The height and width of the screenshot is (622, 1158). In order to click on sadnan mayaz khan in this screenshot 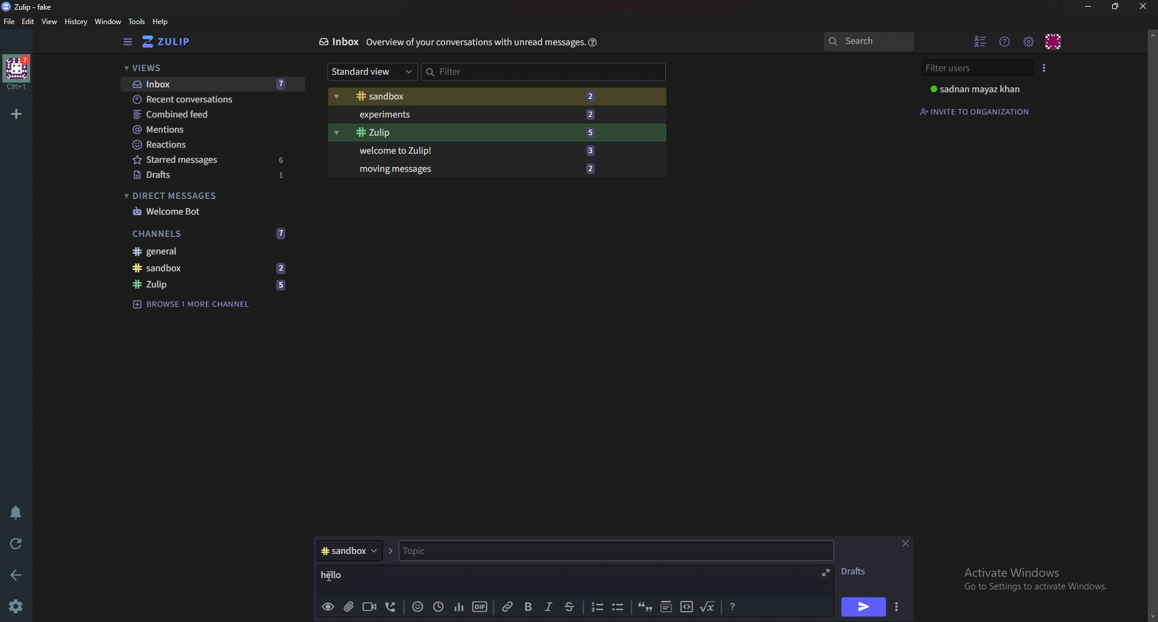, I will do `click(981, 88)`.